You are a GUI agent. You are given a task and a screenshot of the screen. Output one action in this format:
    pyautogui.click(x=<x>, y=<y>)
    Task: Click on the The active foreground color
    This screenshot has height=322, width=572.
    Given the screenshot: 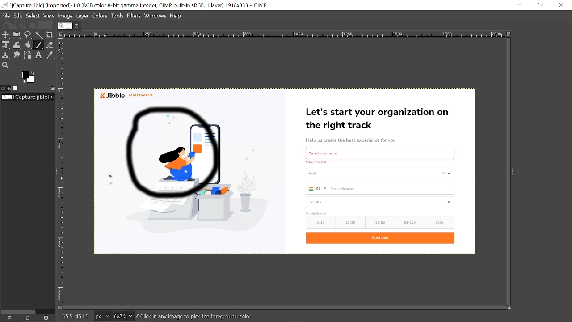 What is the action you would take?
    pyautogui.click(x=28, y=77)
    